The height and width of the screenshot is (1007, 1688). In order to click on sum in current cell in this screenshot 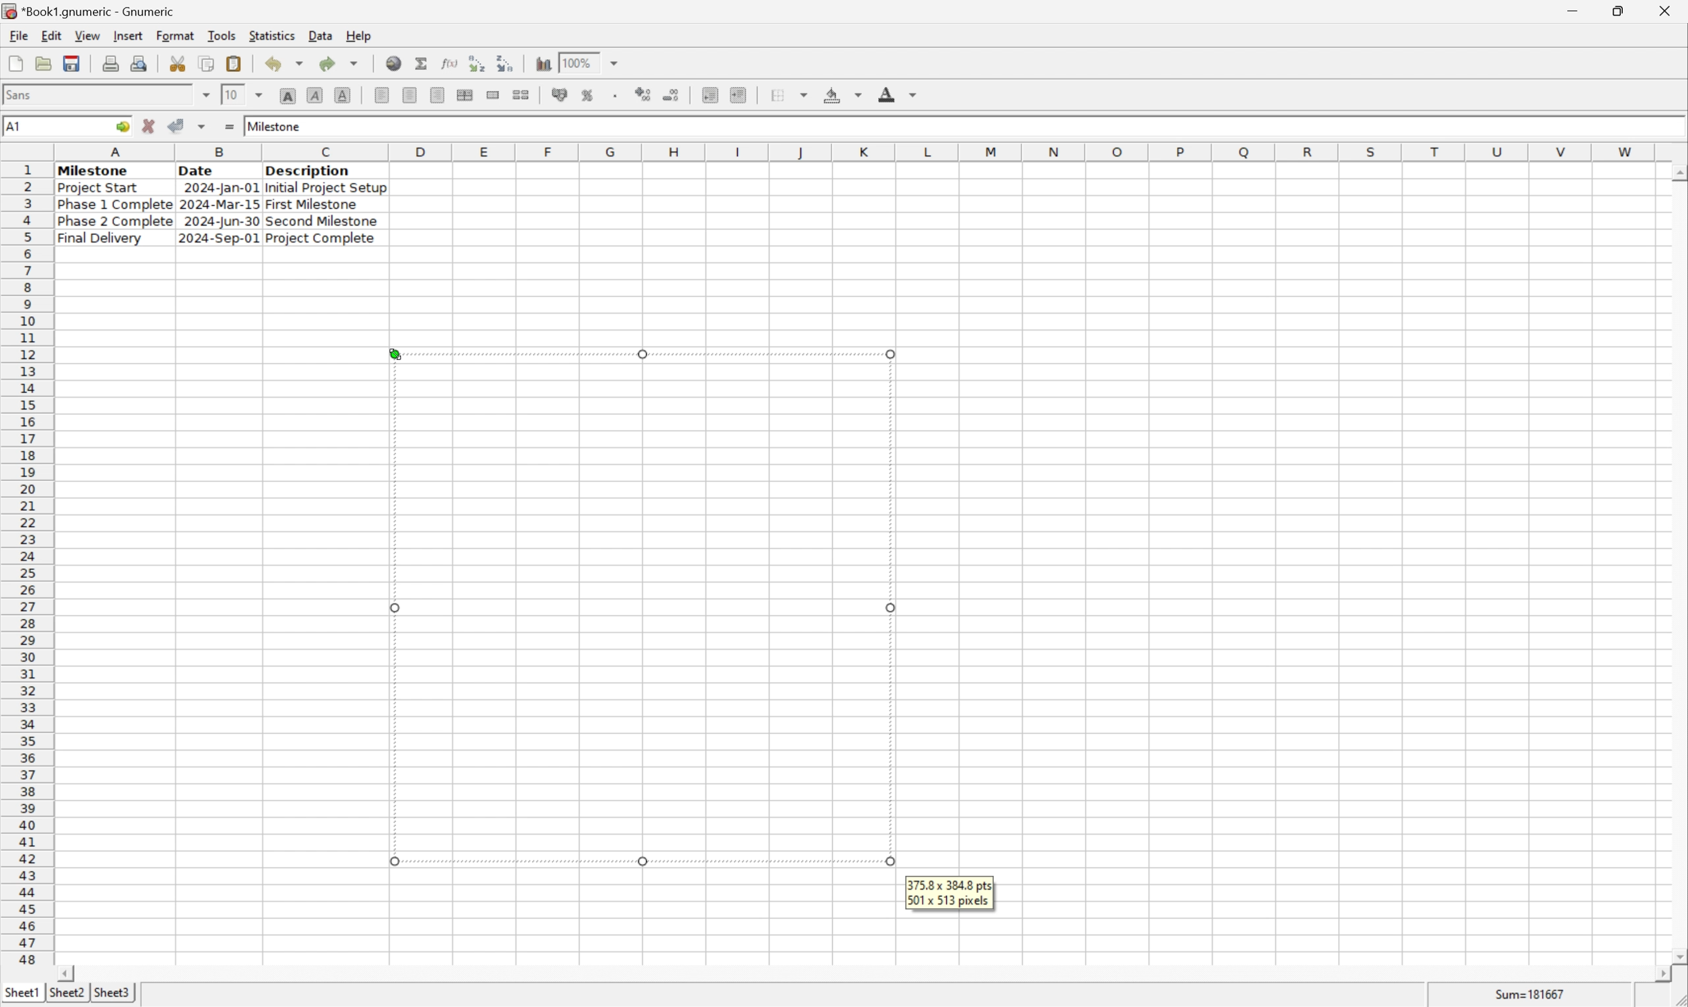, I will do `click(423, 63)`.